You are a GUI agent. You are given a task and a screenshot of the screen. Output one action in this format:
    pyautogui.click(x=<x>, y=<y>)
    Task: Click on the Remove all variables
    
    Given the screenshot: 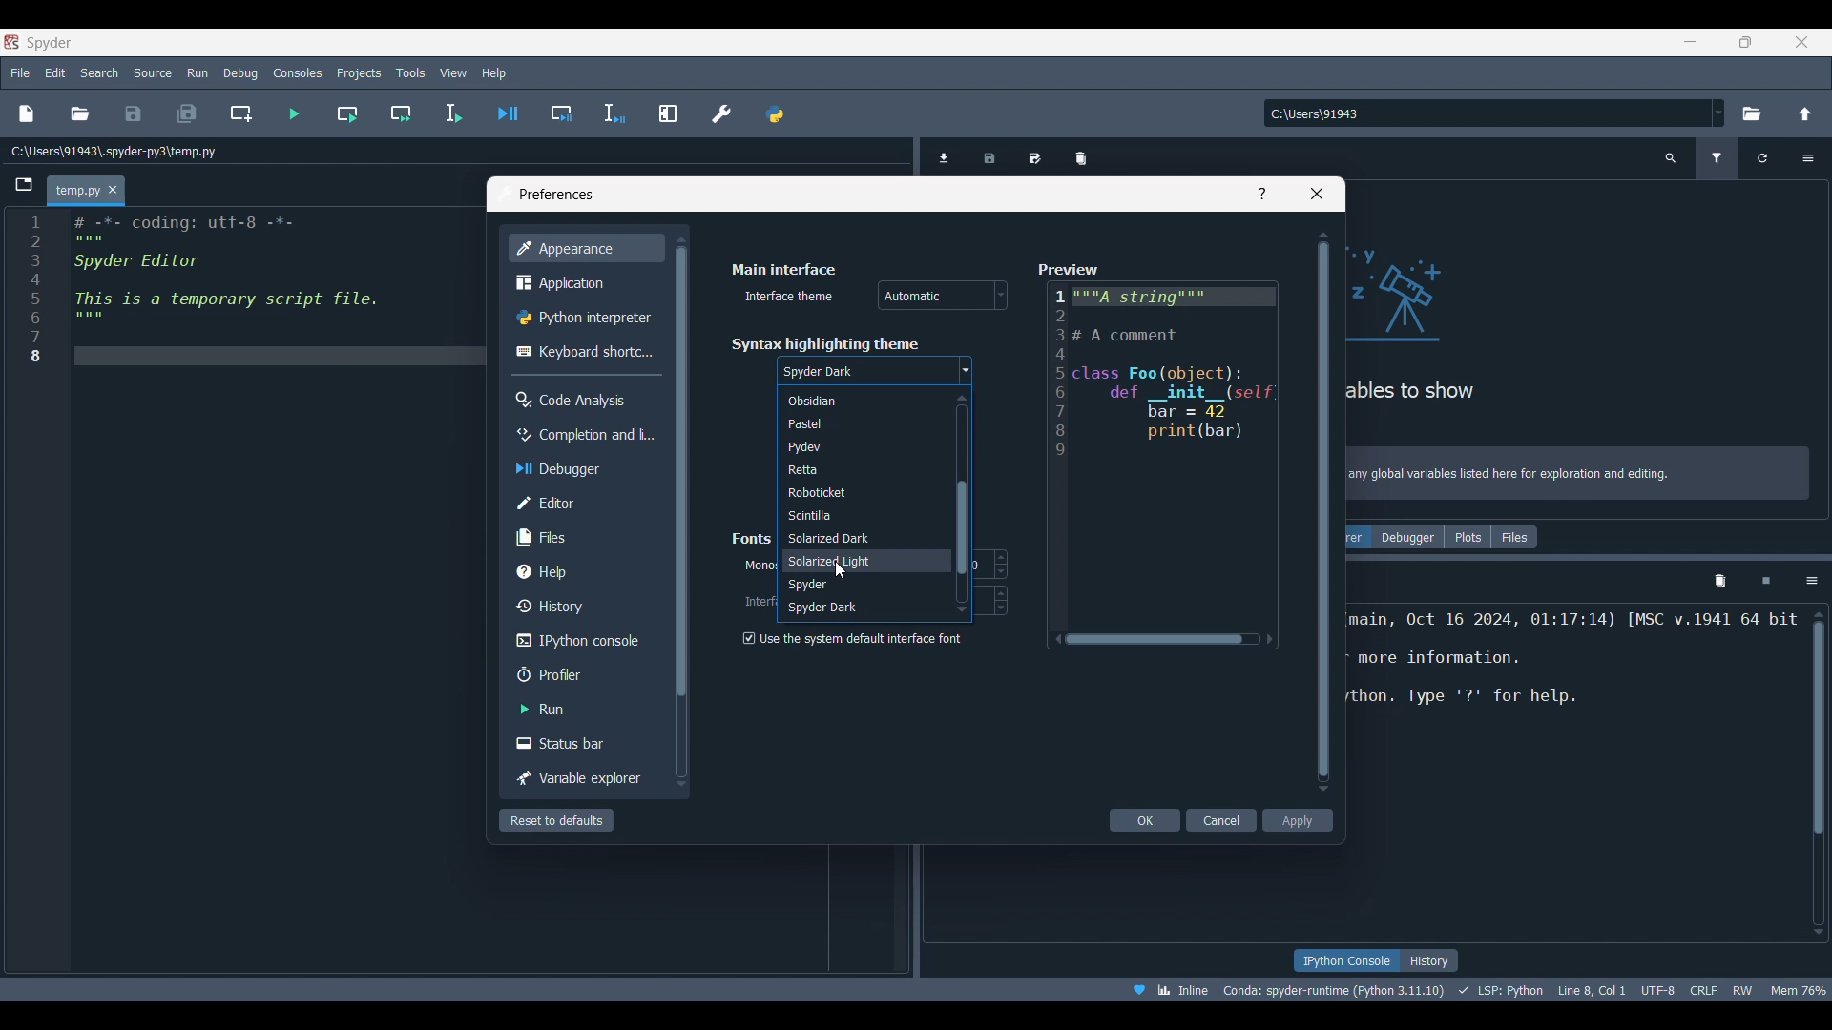 What is the action you would take?
    pyautogui.click(x=1081, y=154)
    